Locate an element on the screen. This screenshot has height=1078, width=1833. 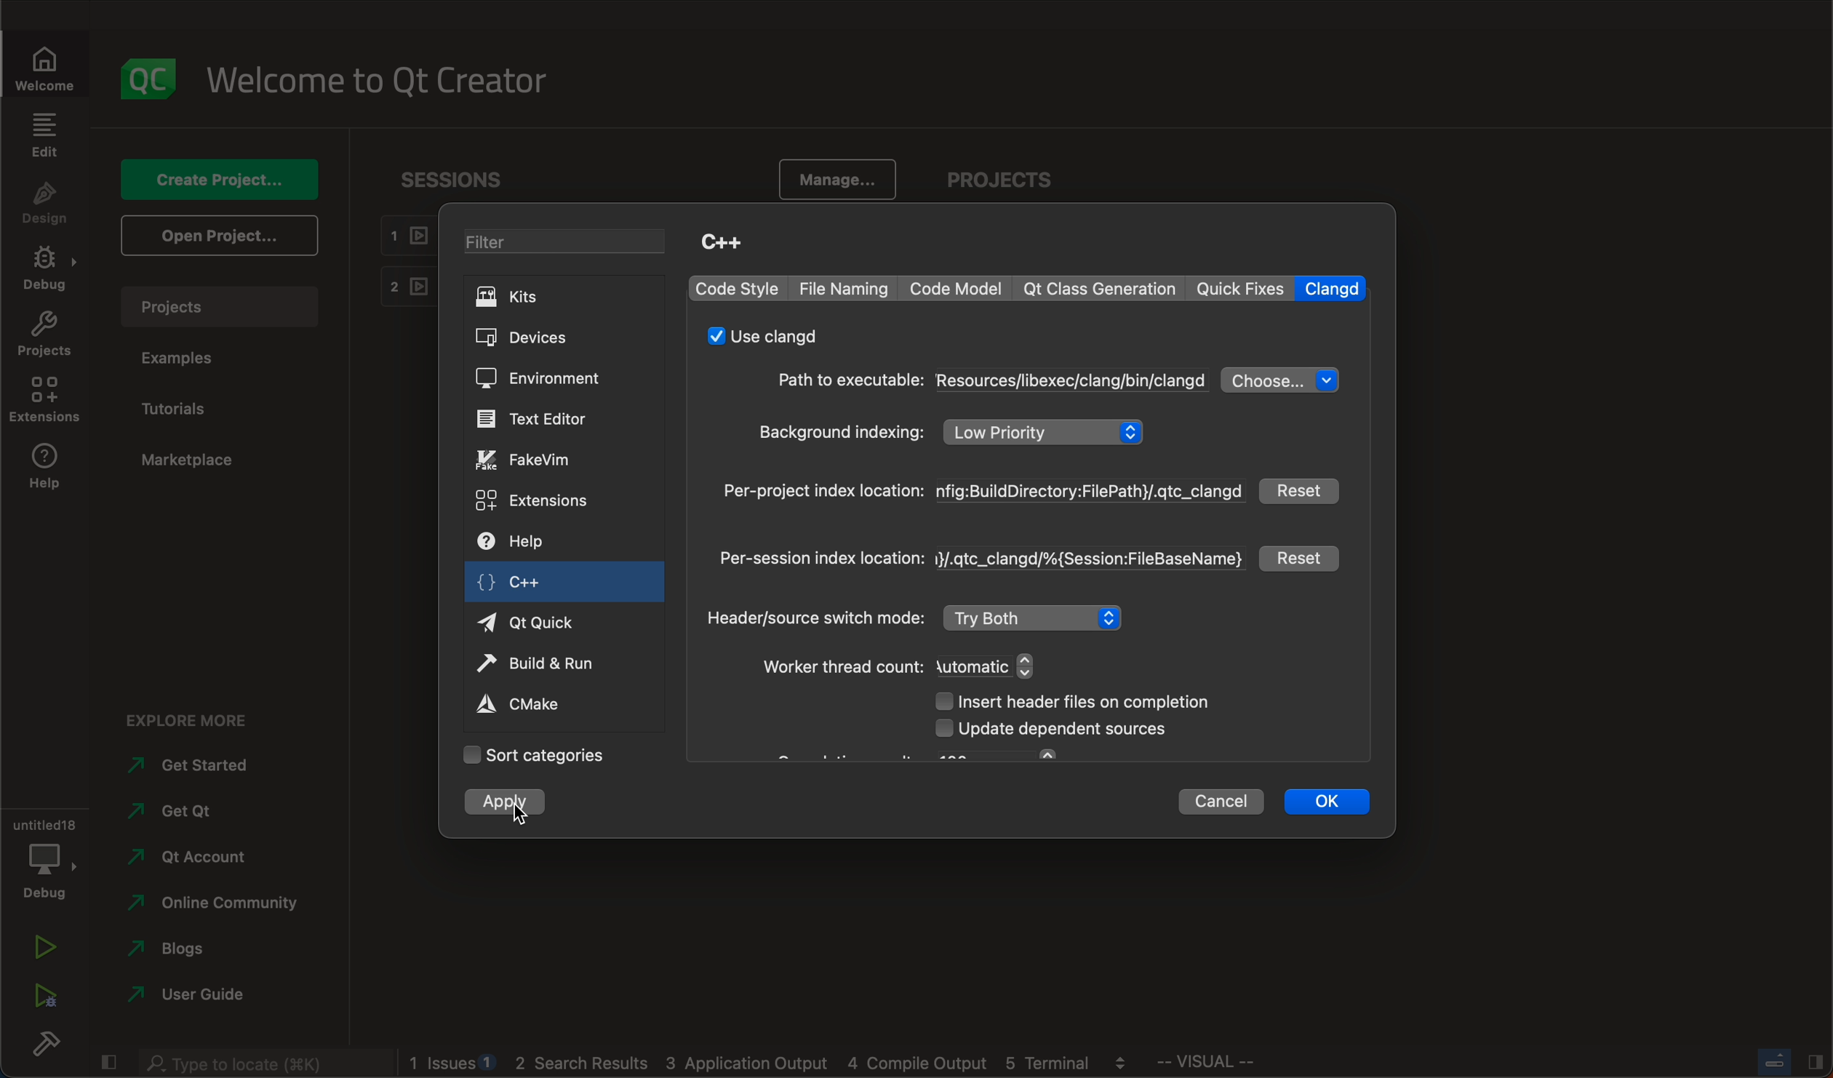
index location is located at coordinates (982, 495).